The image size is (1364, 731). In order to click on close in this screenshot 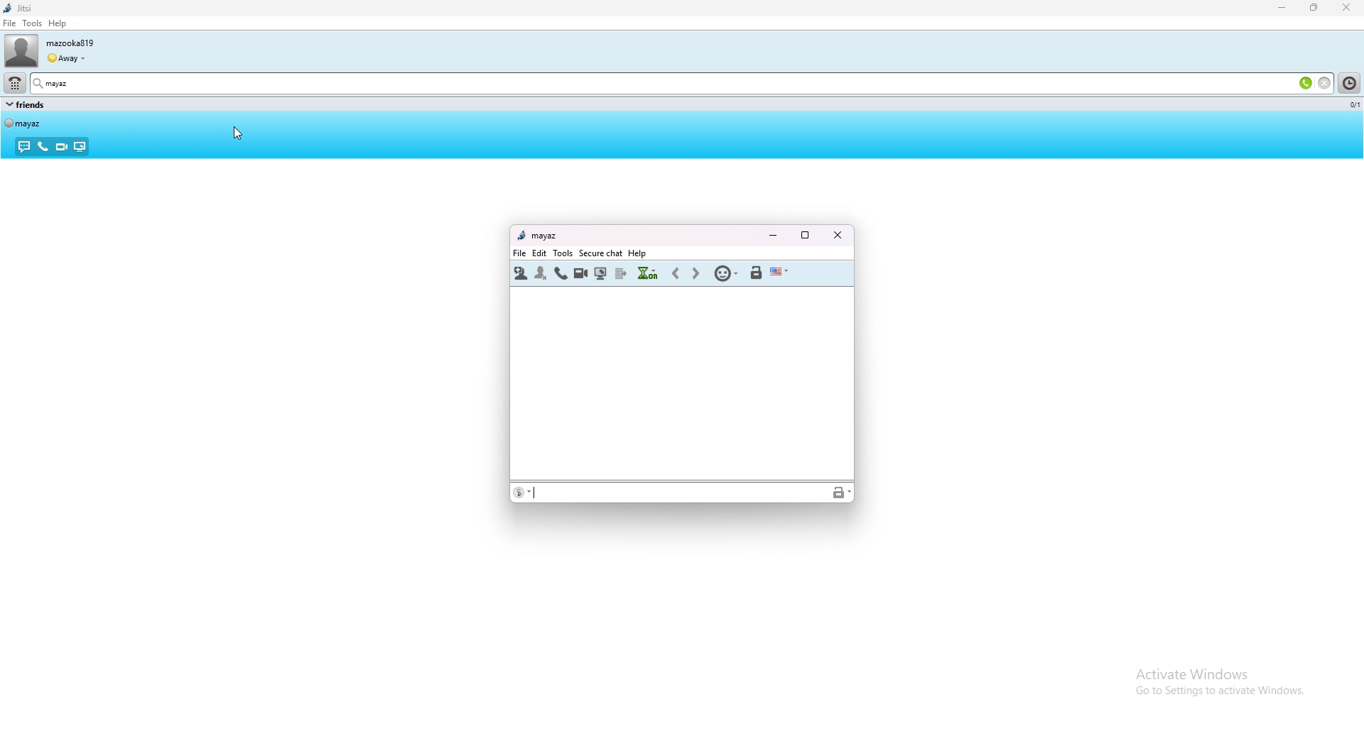, I will do `click(1348, 7)`.